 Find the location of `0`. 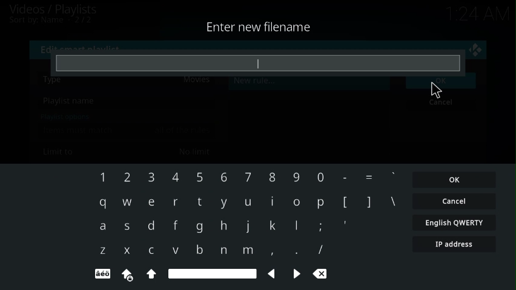

0 is located at coordinates (320, 178).